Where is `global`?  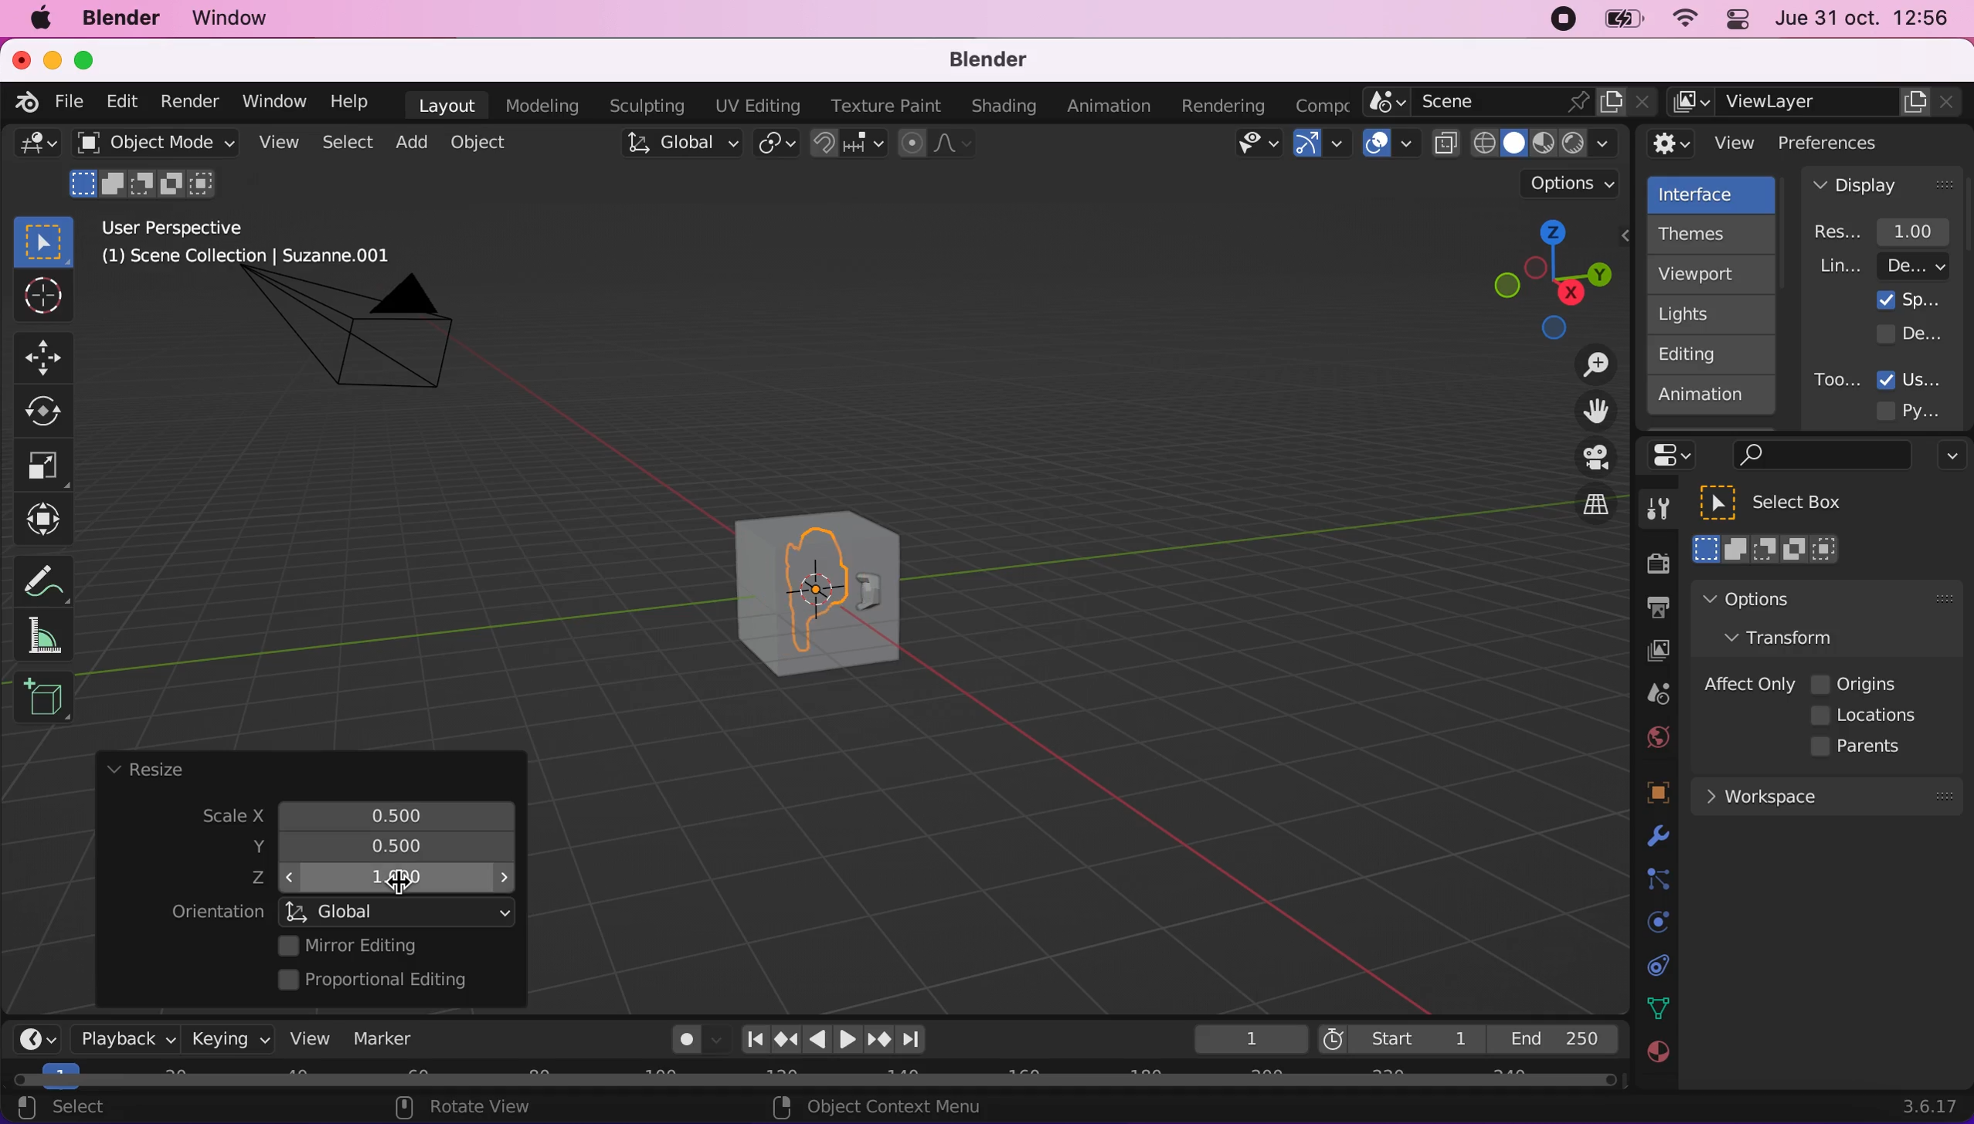
global is located at coordinates (399, 911).